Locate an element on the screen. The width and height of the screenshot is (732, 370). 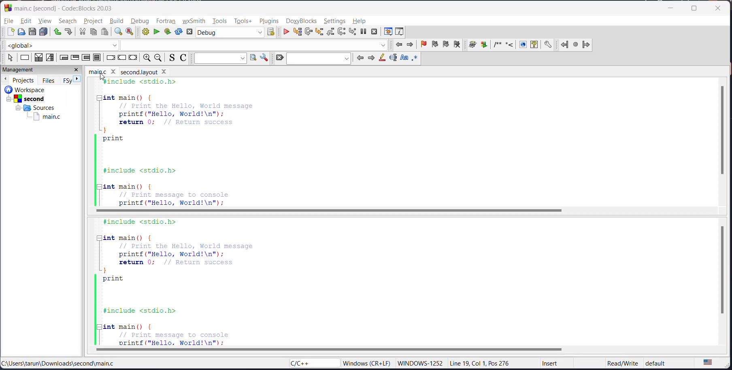
next is located at coordinates (77, 78).